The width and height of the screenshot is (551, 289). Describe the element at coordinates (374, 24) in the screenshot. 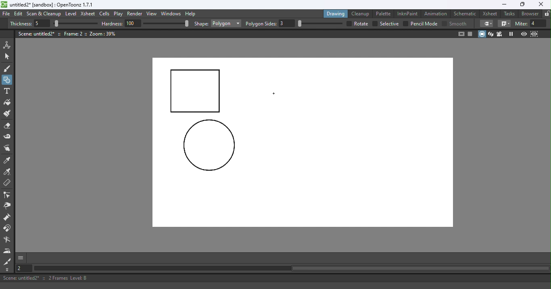

I see `checkbox` at that location.